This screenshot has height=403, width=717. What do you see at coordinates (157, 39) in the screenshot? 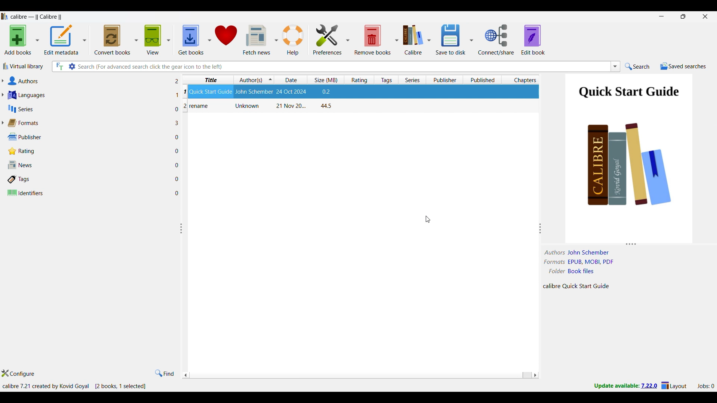
I see `View options` at bounding box center [157, 39].